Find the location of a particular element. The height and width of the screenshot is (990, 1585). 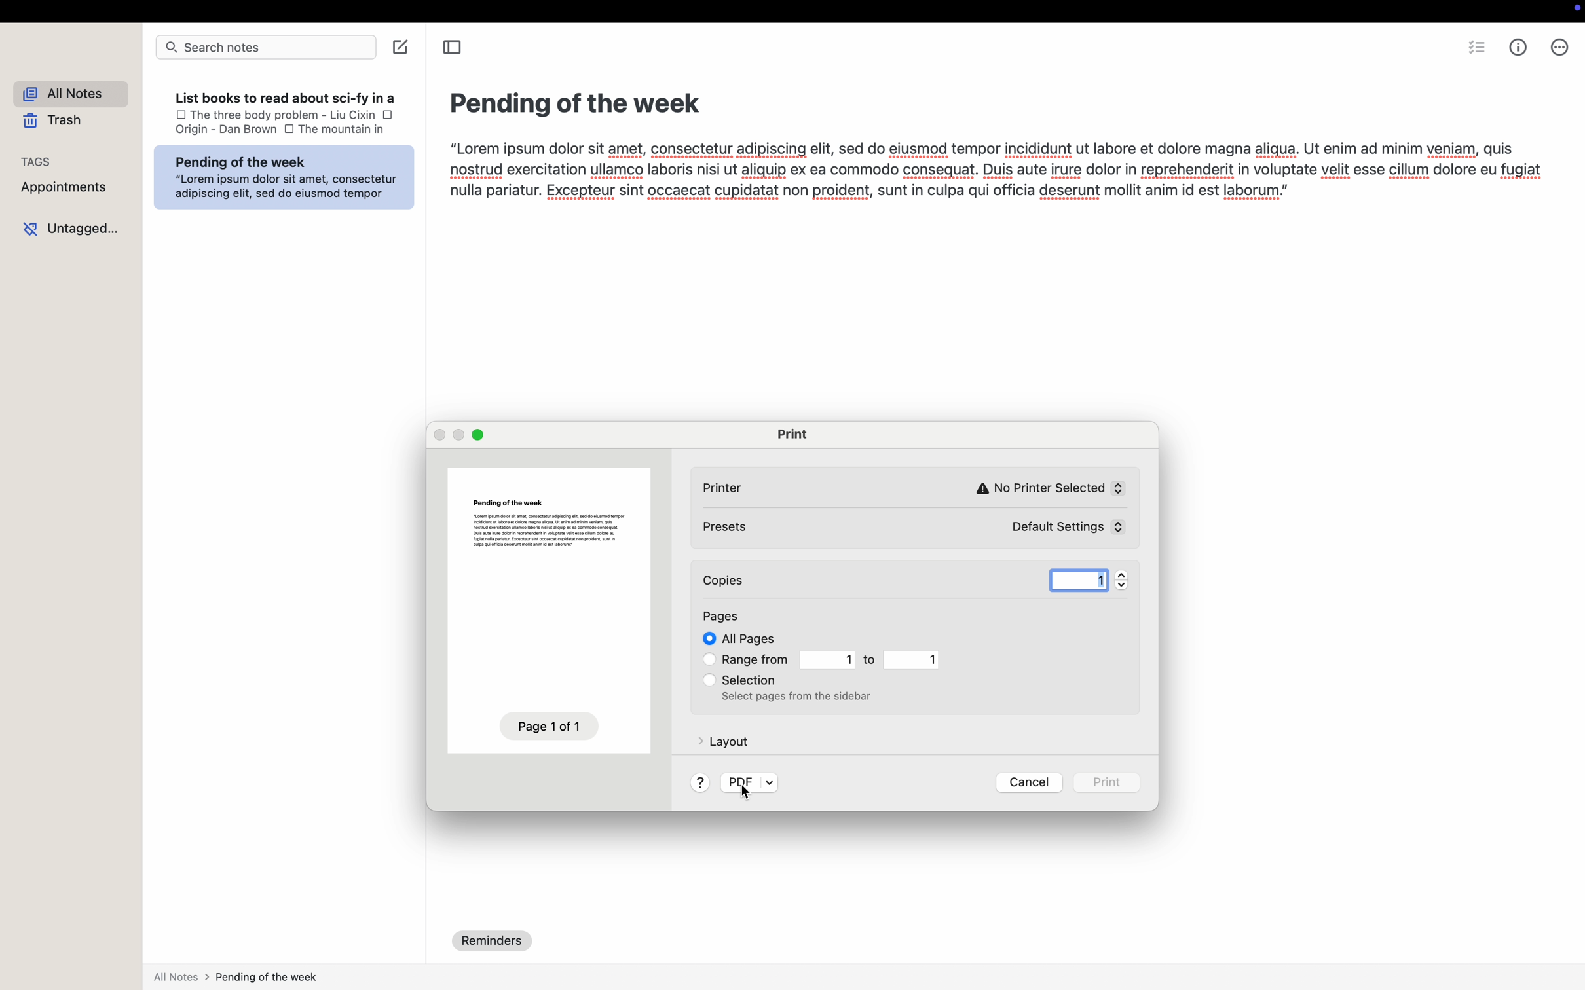

enable checkbox is located at coordinates (704, 640).